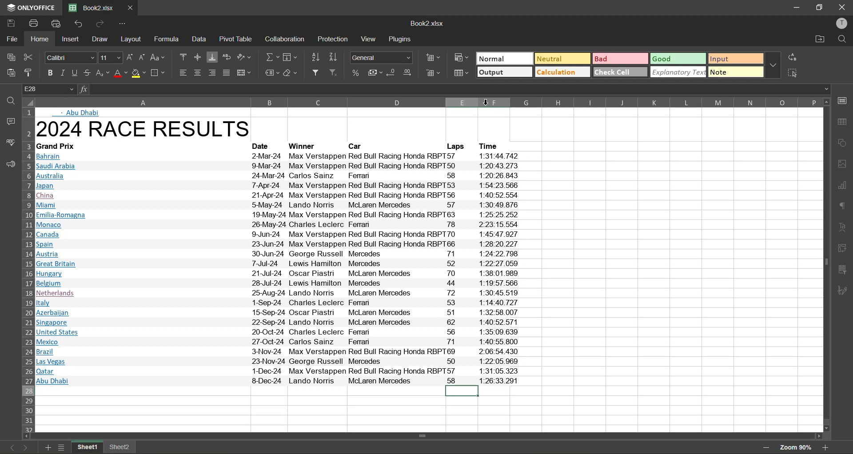 This screenshot has width=853, height=454. What do you see at coordinates (411, 72) in the screenshot?
I see `increase decimal` at bounding box center [411, 72].